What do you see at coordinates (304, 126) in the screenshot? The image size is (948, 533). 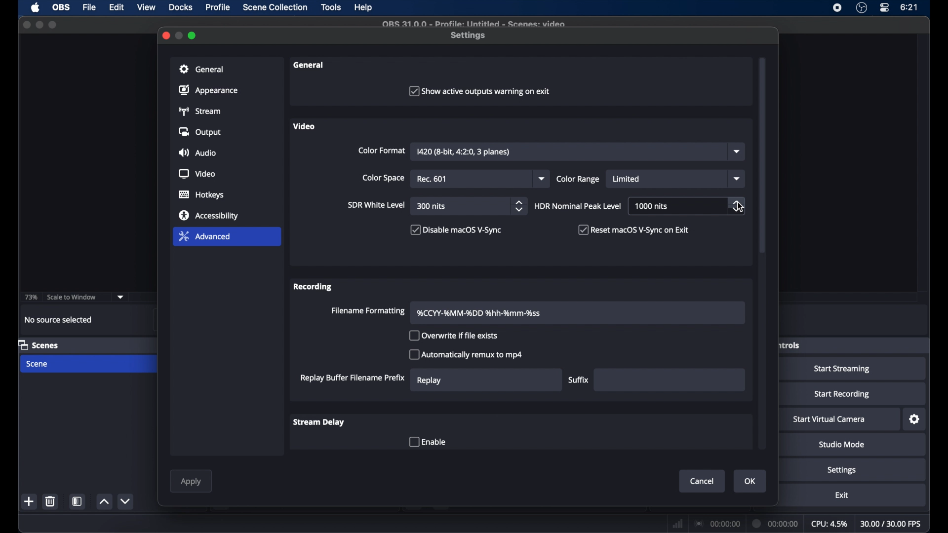 I see `video` at bounding box center [304, 126].